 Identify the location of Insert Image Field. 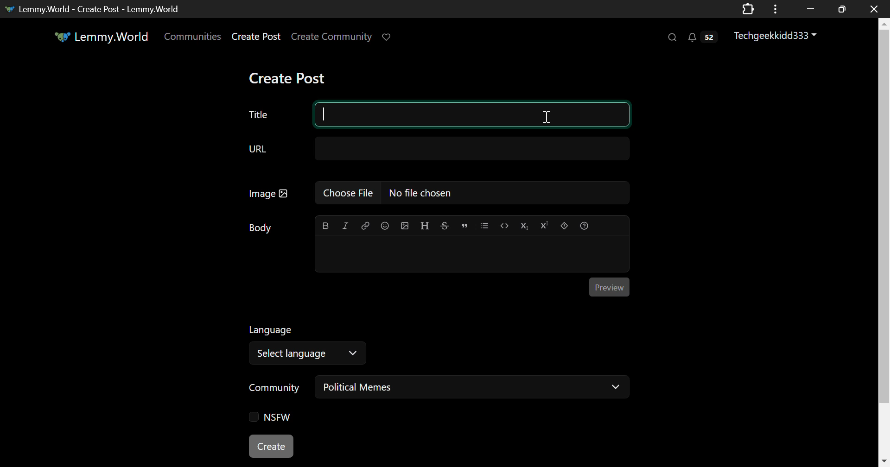
(434, 193).